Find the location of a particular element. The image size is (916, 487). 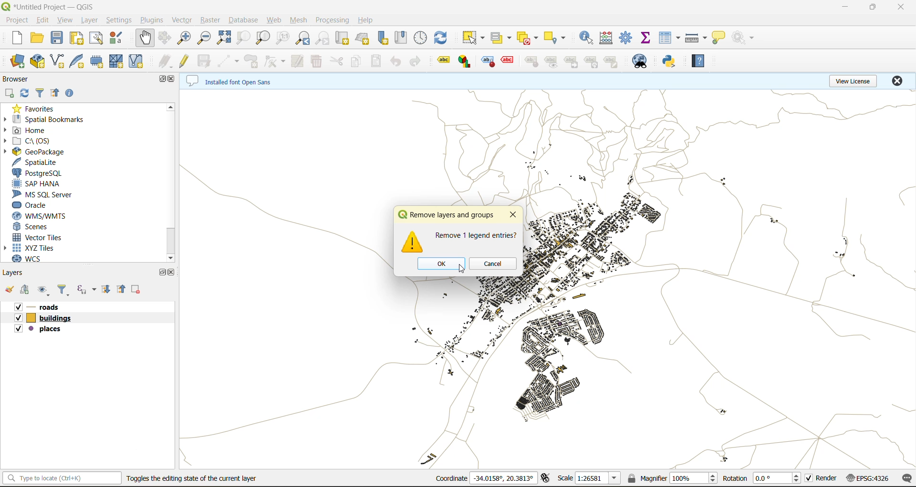

style manager is located at coordinates (115, 37).